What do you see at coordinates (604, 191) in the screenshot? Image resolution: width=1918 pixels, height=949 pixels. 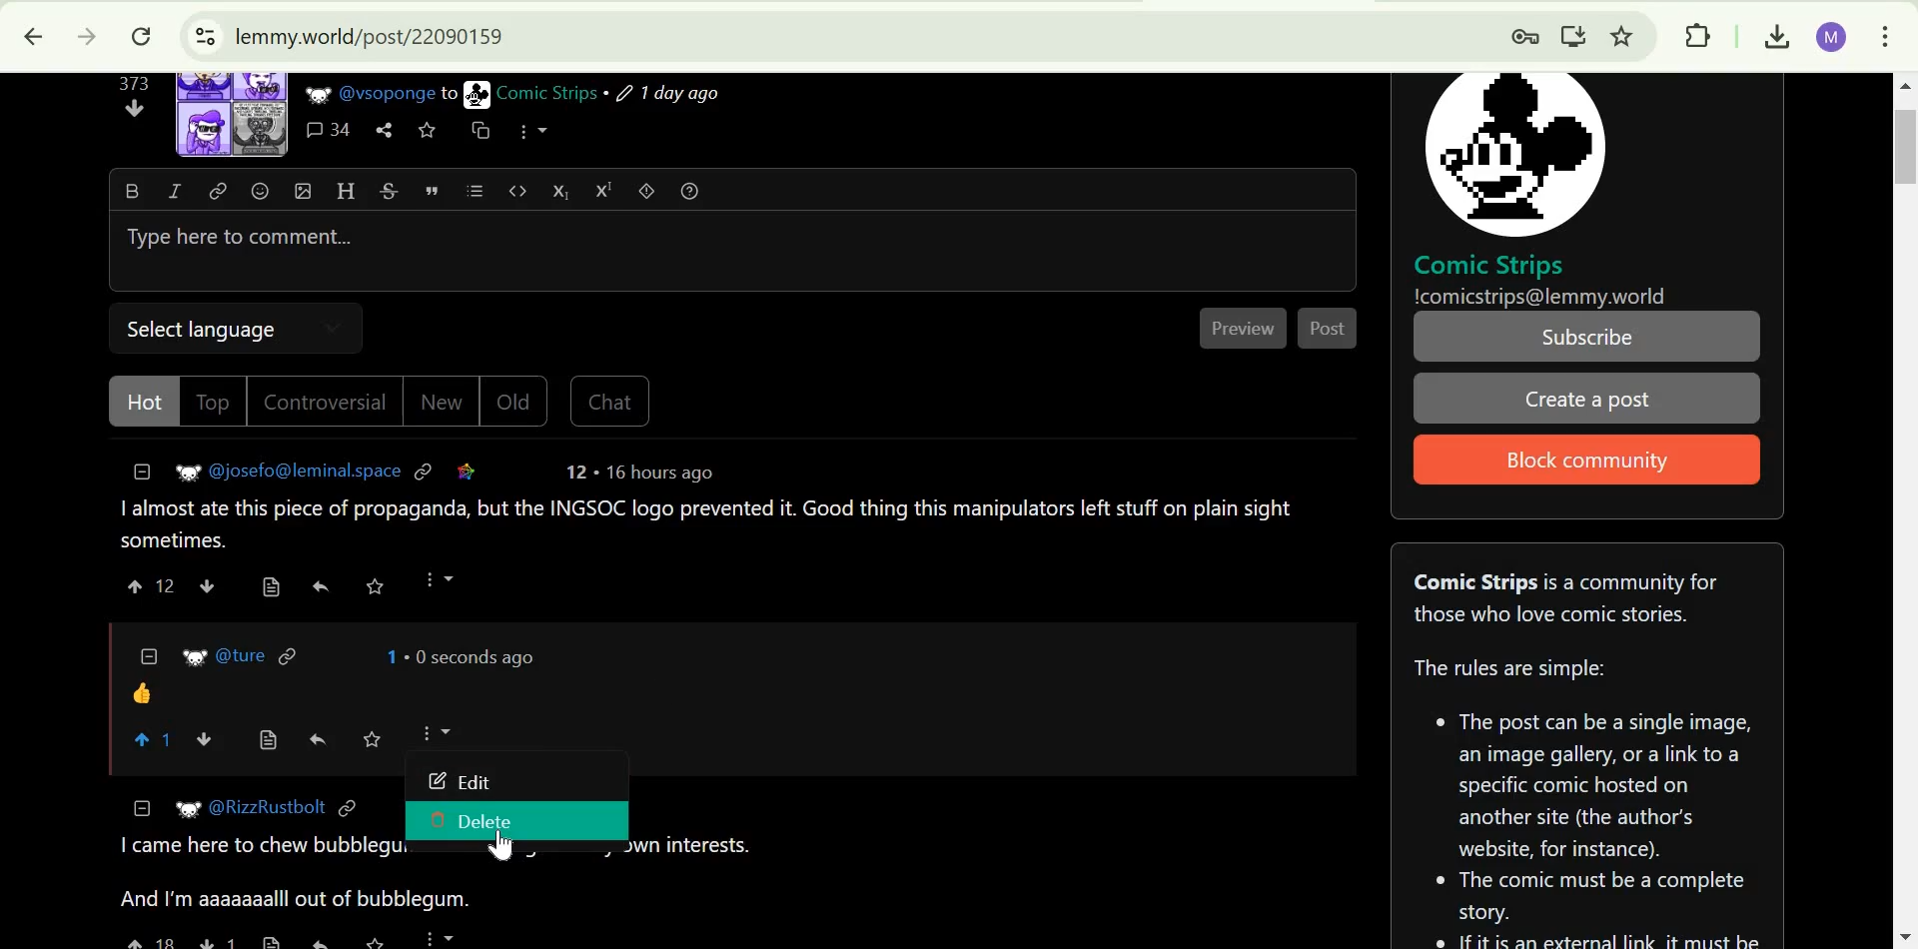 I see `superscript` at bounding box center [604, 191].